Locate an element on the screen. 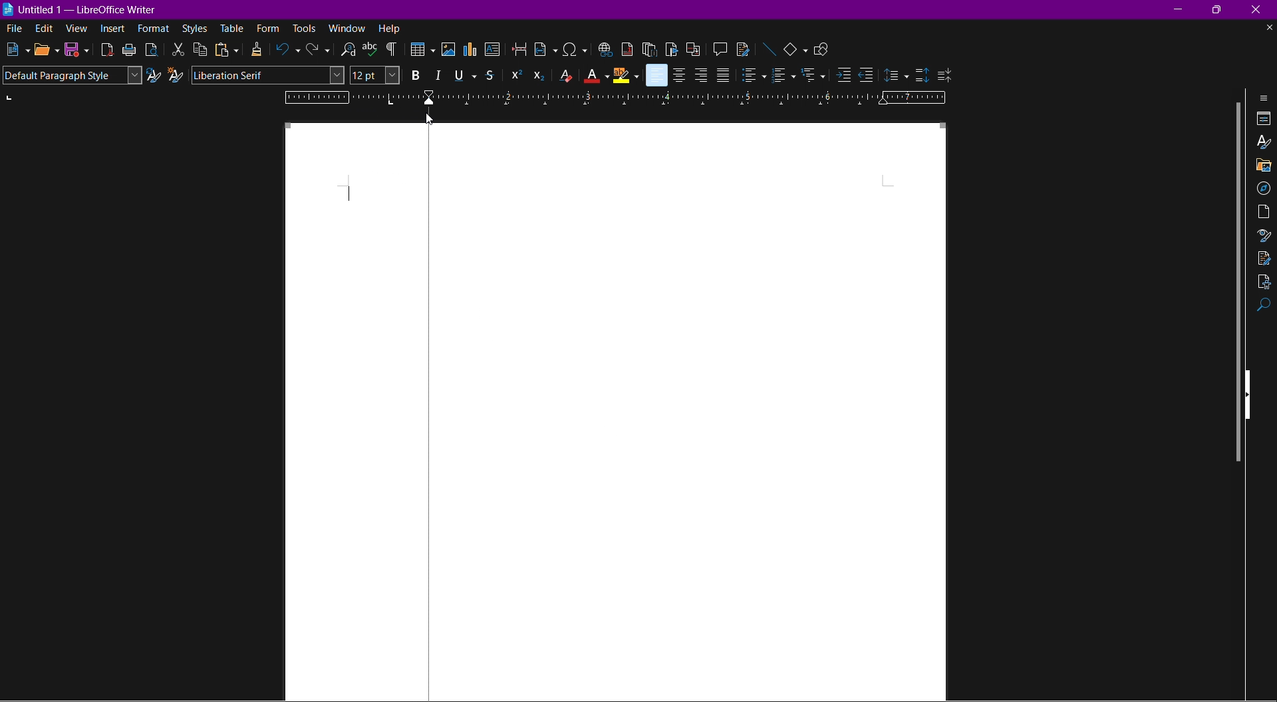  Insert Comment is located at coordinates (717, 48).